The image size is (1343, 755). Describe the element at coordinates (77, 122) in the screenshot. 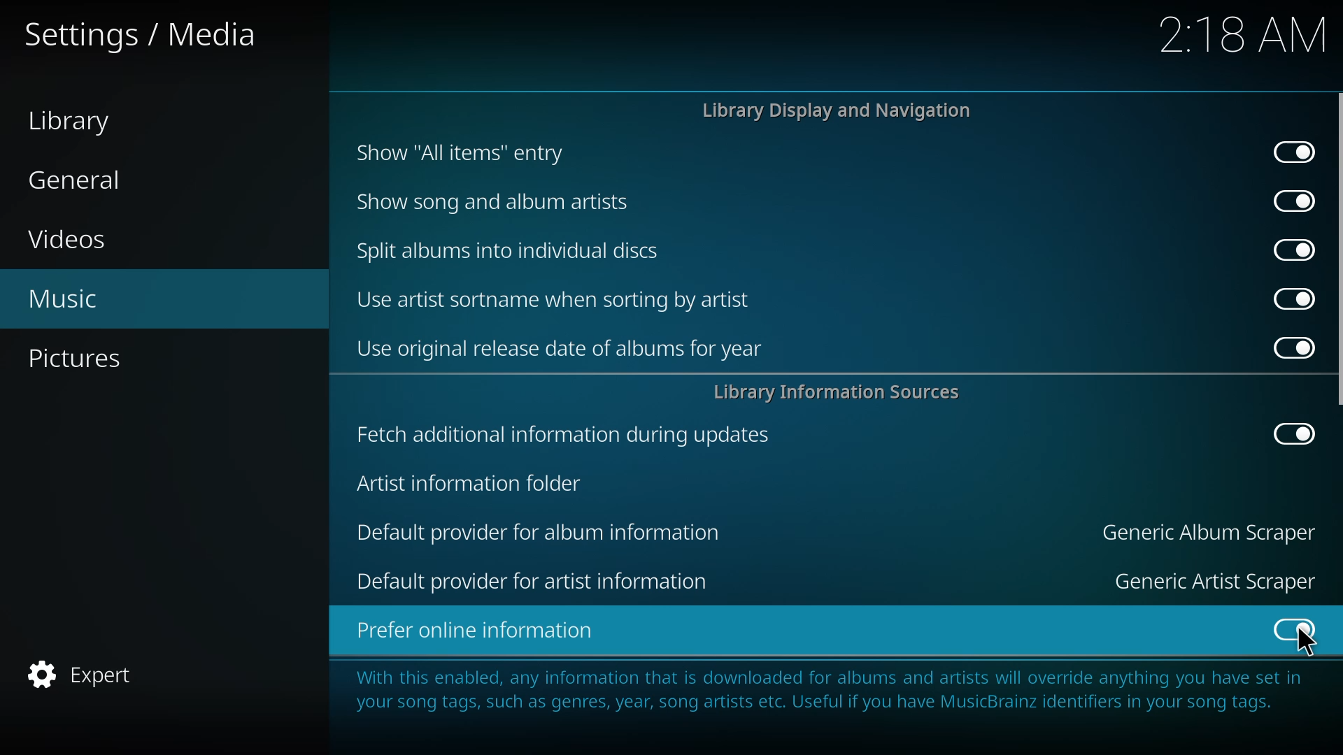

I see `library` at that location.